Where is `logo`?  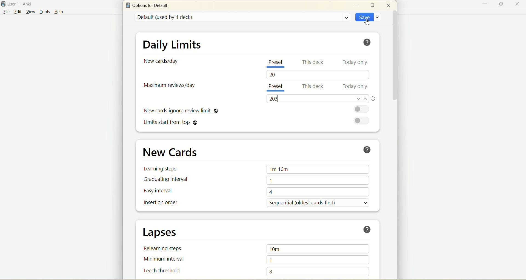 logo is located at coordinates (127, 5).